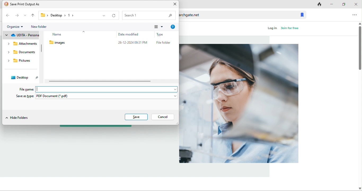 The height and width of the screenshot is (191, 362). I want to click on typing, so click(108, 89).